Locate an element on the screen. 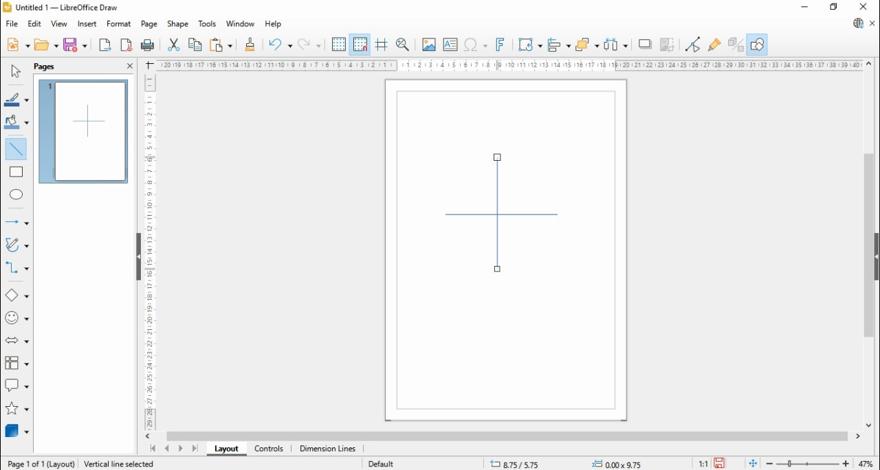 The image size is (880, 470). undo is located at coordinates (279, 44).